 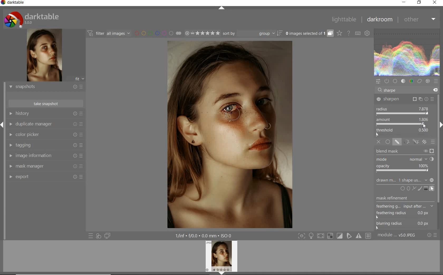 What do you see at coordinates (46, 177) in the screenshot?
I see `export` at bounding box center [46, 177].